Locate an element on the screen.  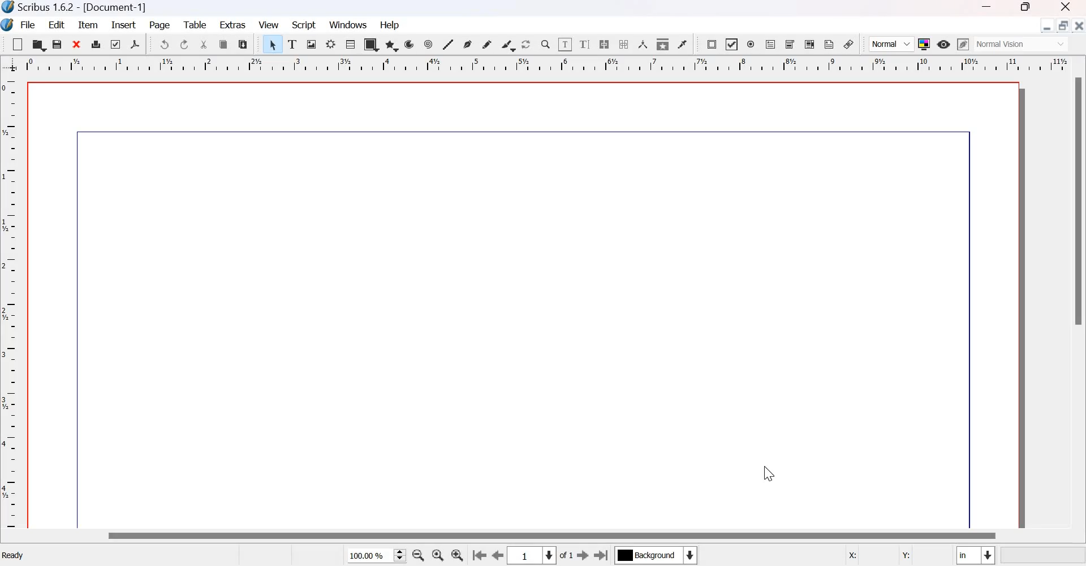
Undo is located at coordinates (165, 45).